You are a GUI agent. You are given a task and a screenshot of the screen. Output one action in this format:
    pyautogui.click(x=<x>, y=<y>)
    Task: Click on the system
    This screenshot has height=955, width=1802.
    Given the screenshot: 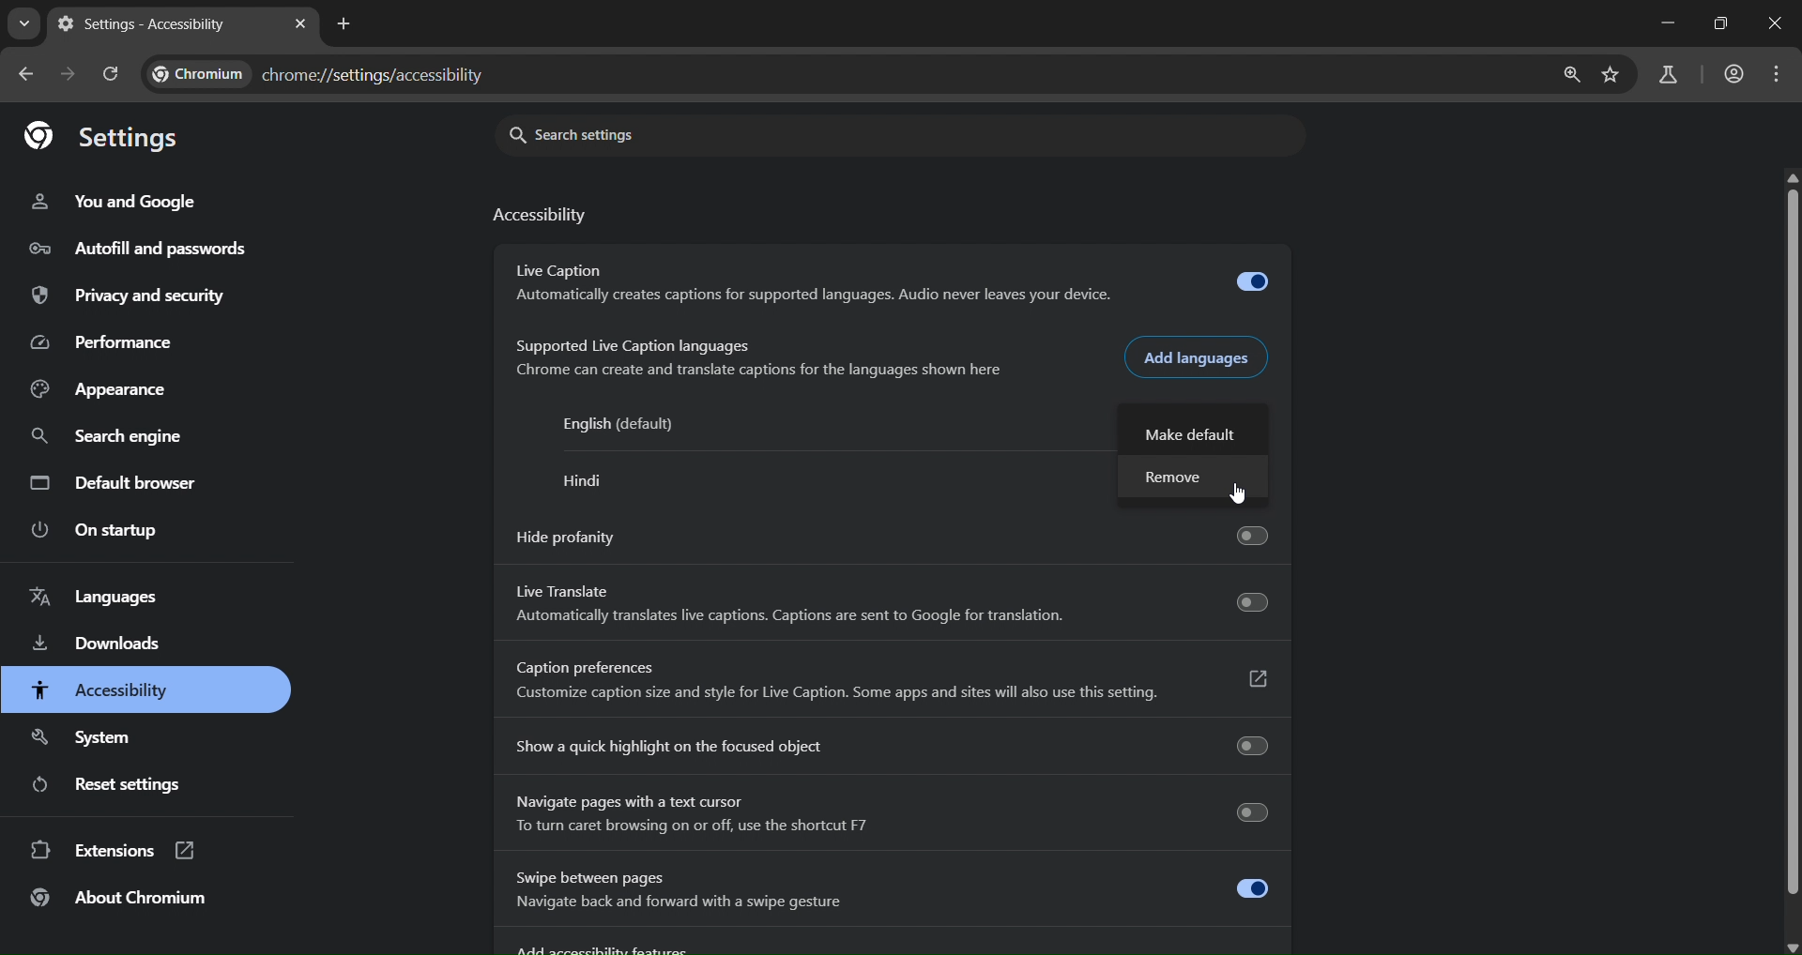 What is the action you would take?
    pyautogui.click(x=88, y=736)
    